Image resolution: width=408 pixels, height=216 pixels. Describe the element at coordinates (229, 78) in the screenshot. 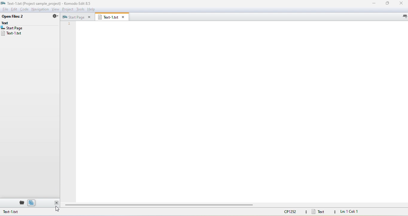

I see `editor area (empty)` at that location.